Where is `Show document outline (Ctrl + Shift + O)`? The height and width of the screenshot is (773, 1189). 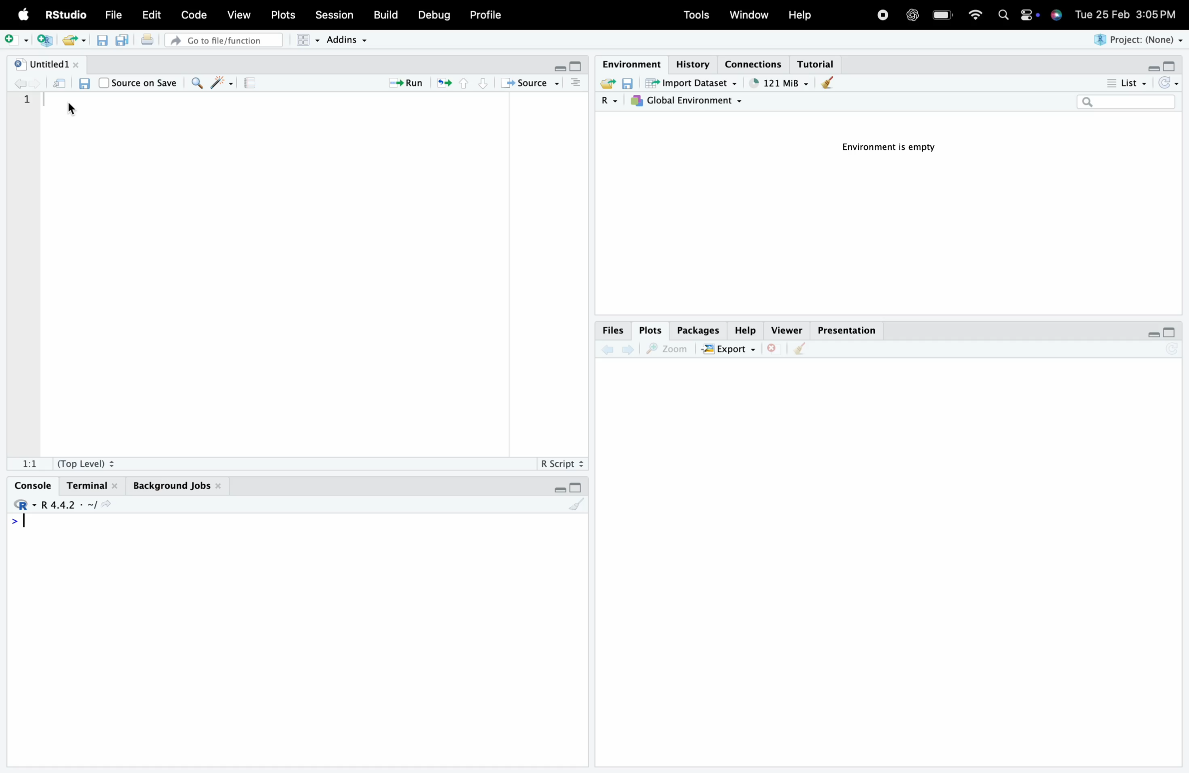
Show document outline (Ctrl + Shift + O) is located at coordinates (577, 83).